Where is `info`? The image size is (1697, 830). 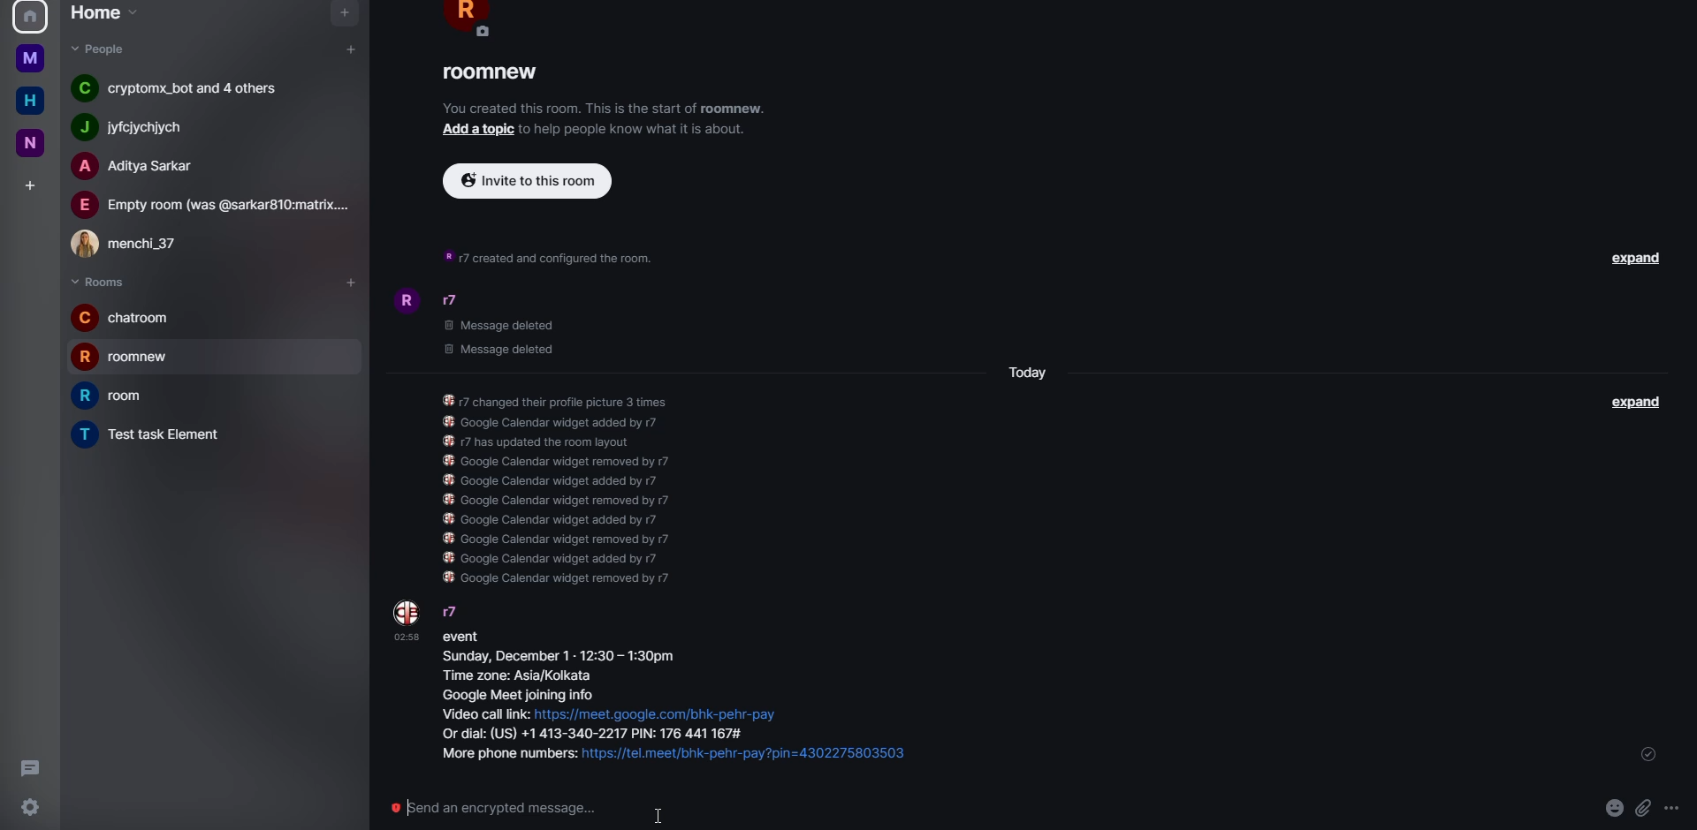 info is located at coordinates (552, 254).